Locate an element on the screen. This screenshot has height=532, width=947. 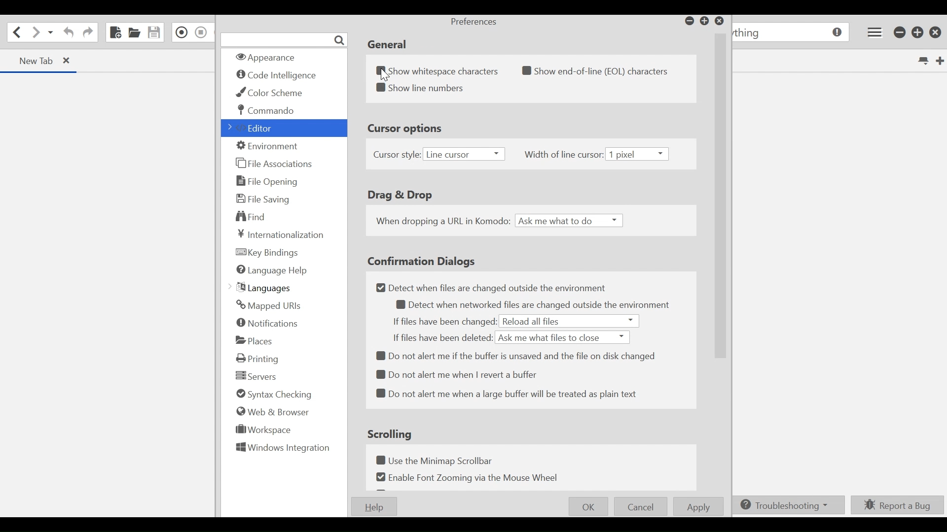
Close is located at coordinates (935, 32).